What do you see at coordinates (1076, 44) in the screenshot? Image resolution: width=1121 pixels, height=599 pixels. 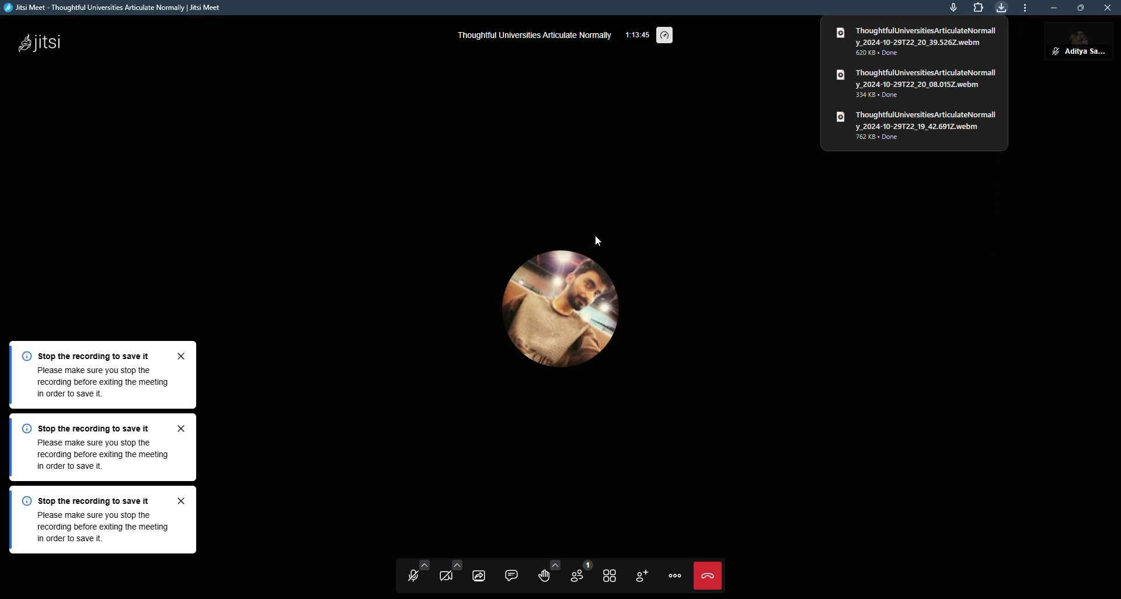 I see `Aditya sarkar` at bounding box center [1076, 44].